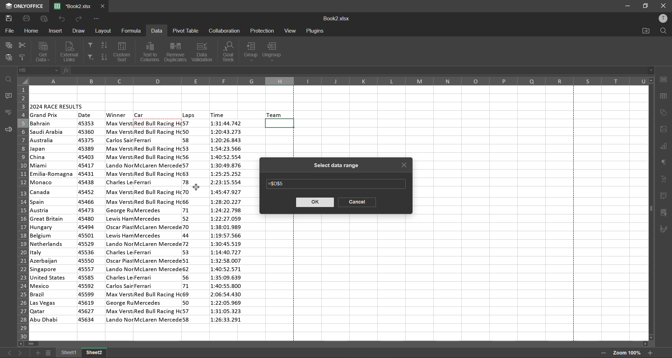  What do you see at coordinates (363, 70) in the screenshot?
I see `formula bar` at bounding box center [363, 70].